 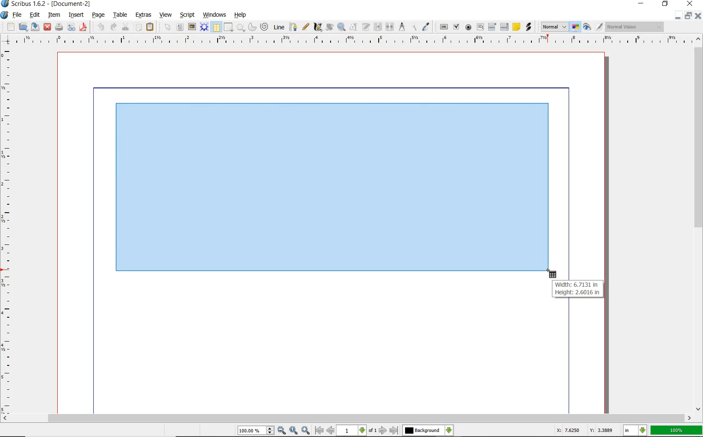 I want to click on link text frame, so click(x=377, y=27).